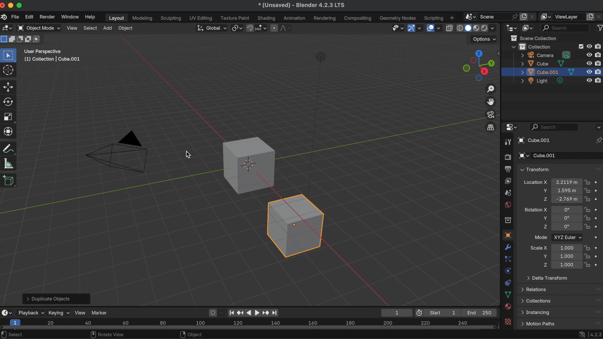  Describe the element at coordinates (277, 312) in the screenshot. I see `jump to endpoint` at that location.